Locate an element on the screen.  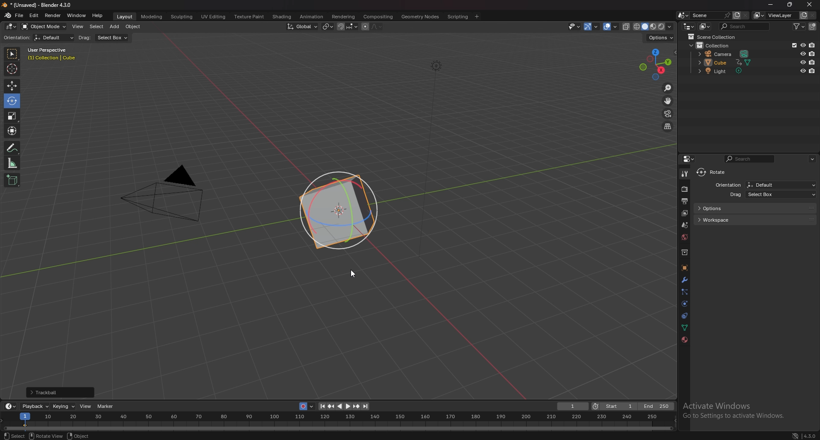
cursor is located at coordinates (12, 68).